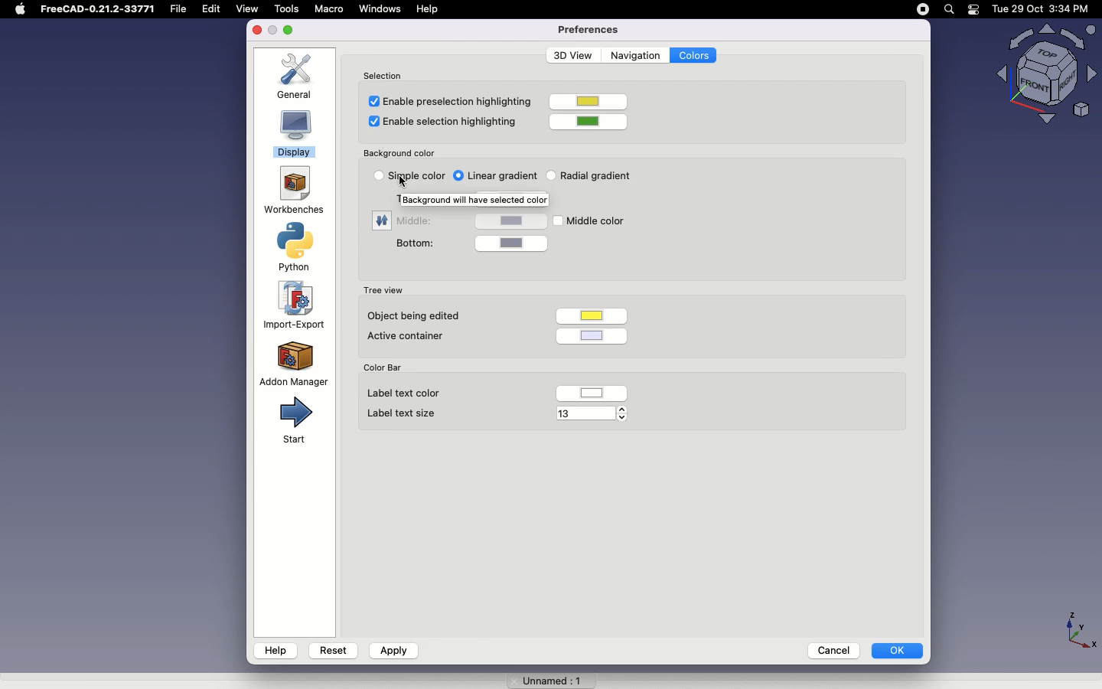 This screenshot has width=1102, height=689. I want to click on close, so click(257, 31).